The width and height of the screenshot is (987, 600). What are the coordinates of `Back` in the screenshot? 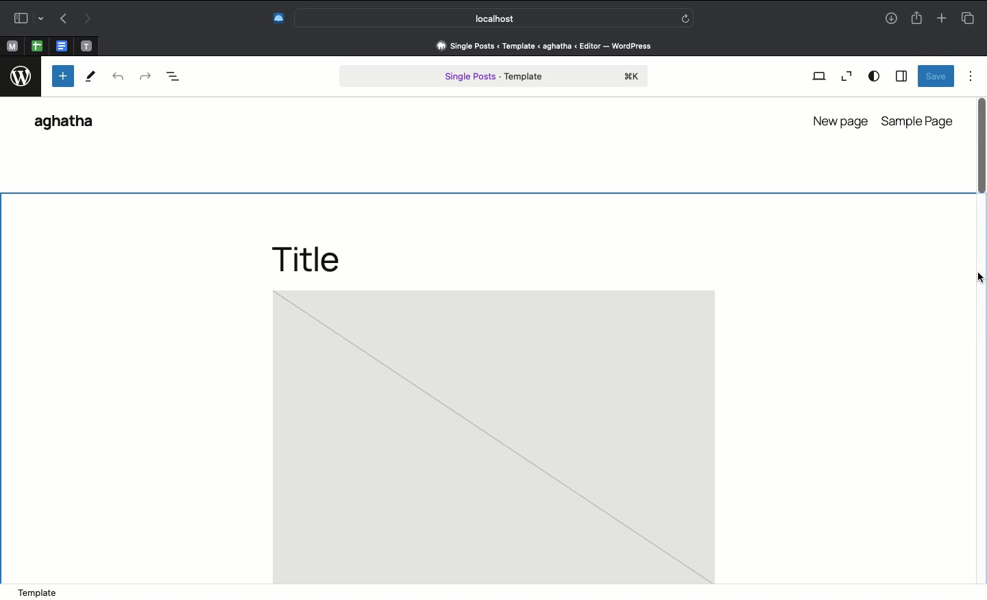 It's located at (63, 19).